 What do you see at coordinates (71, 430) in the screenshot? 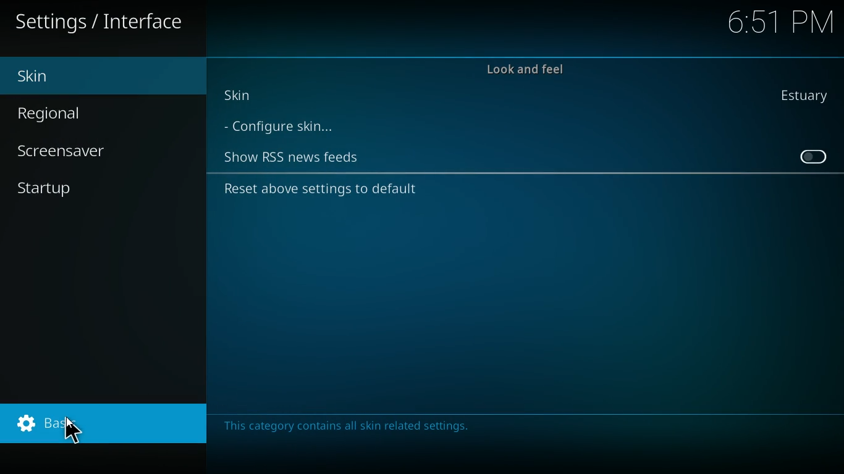
I see `Cursor` at bounding box center [71, 430].